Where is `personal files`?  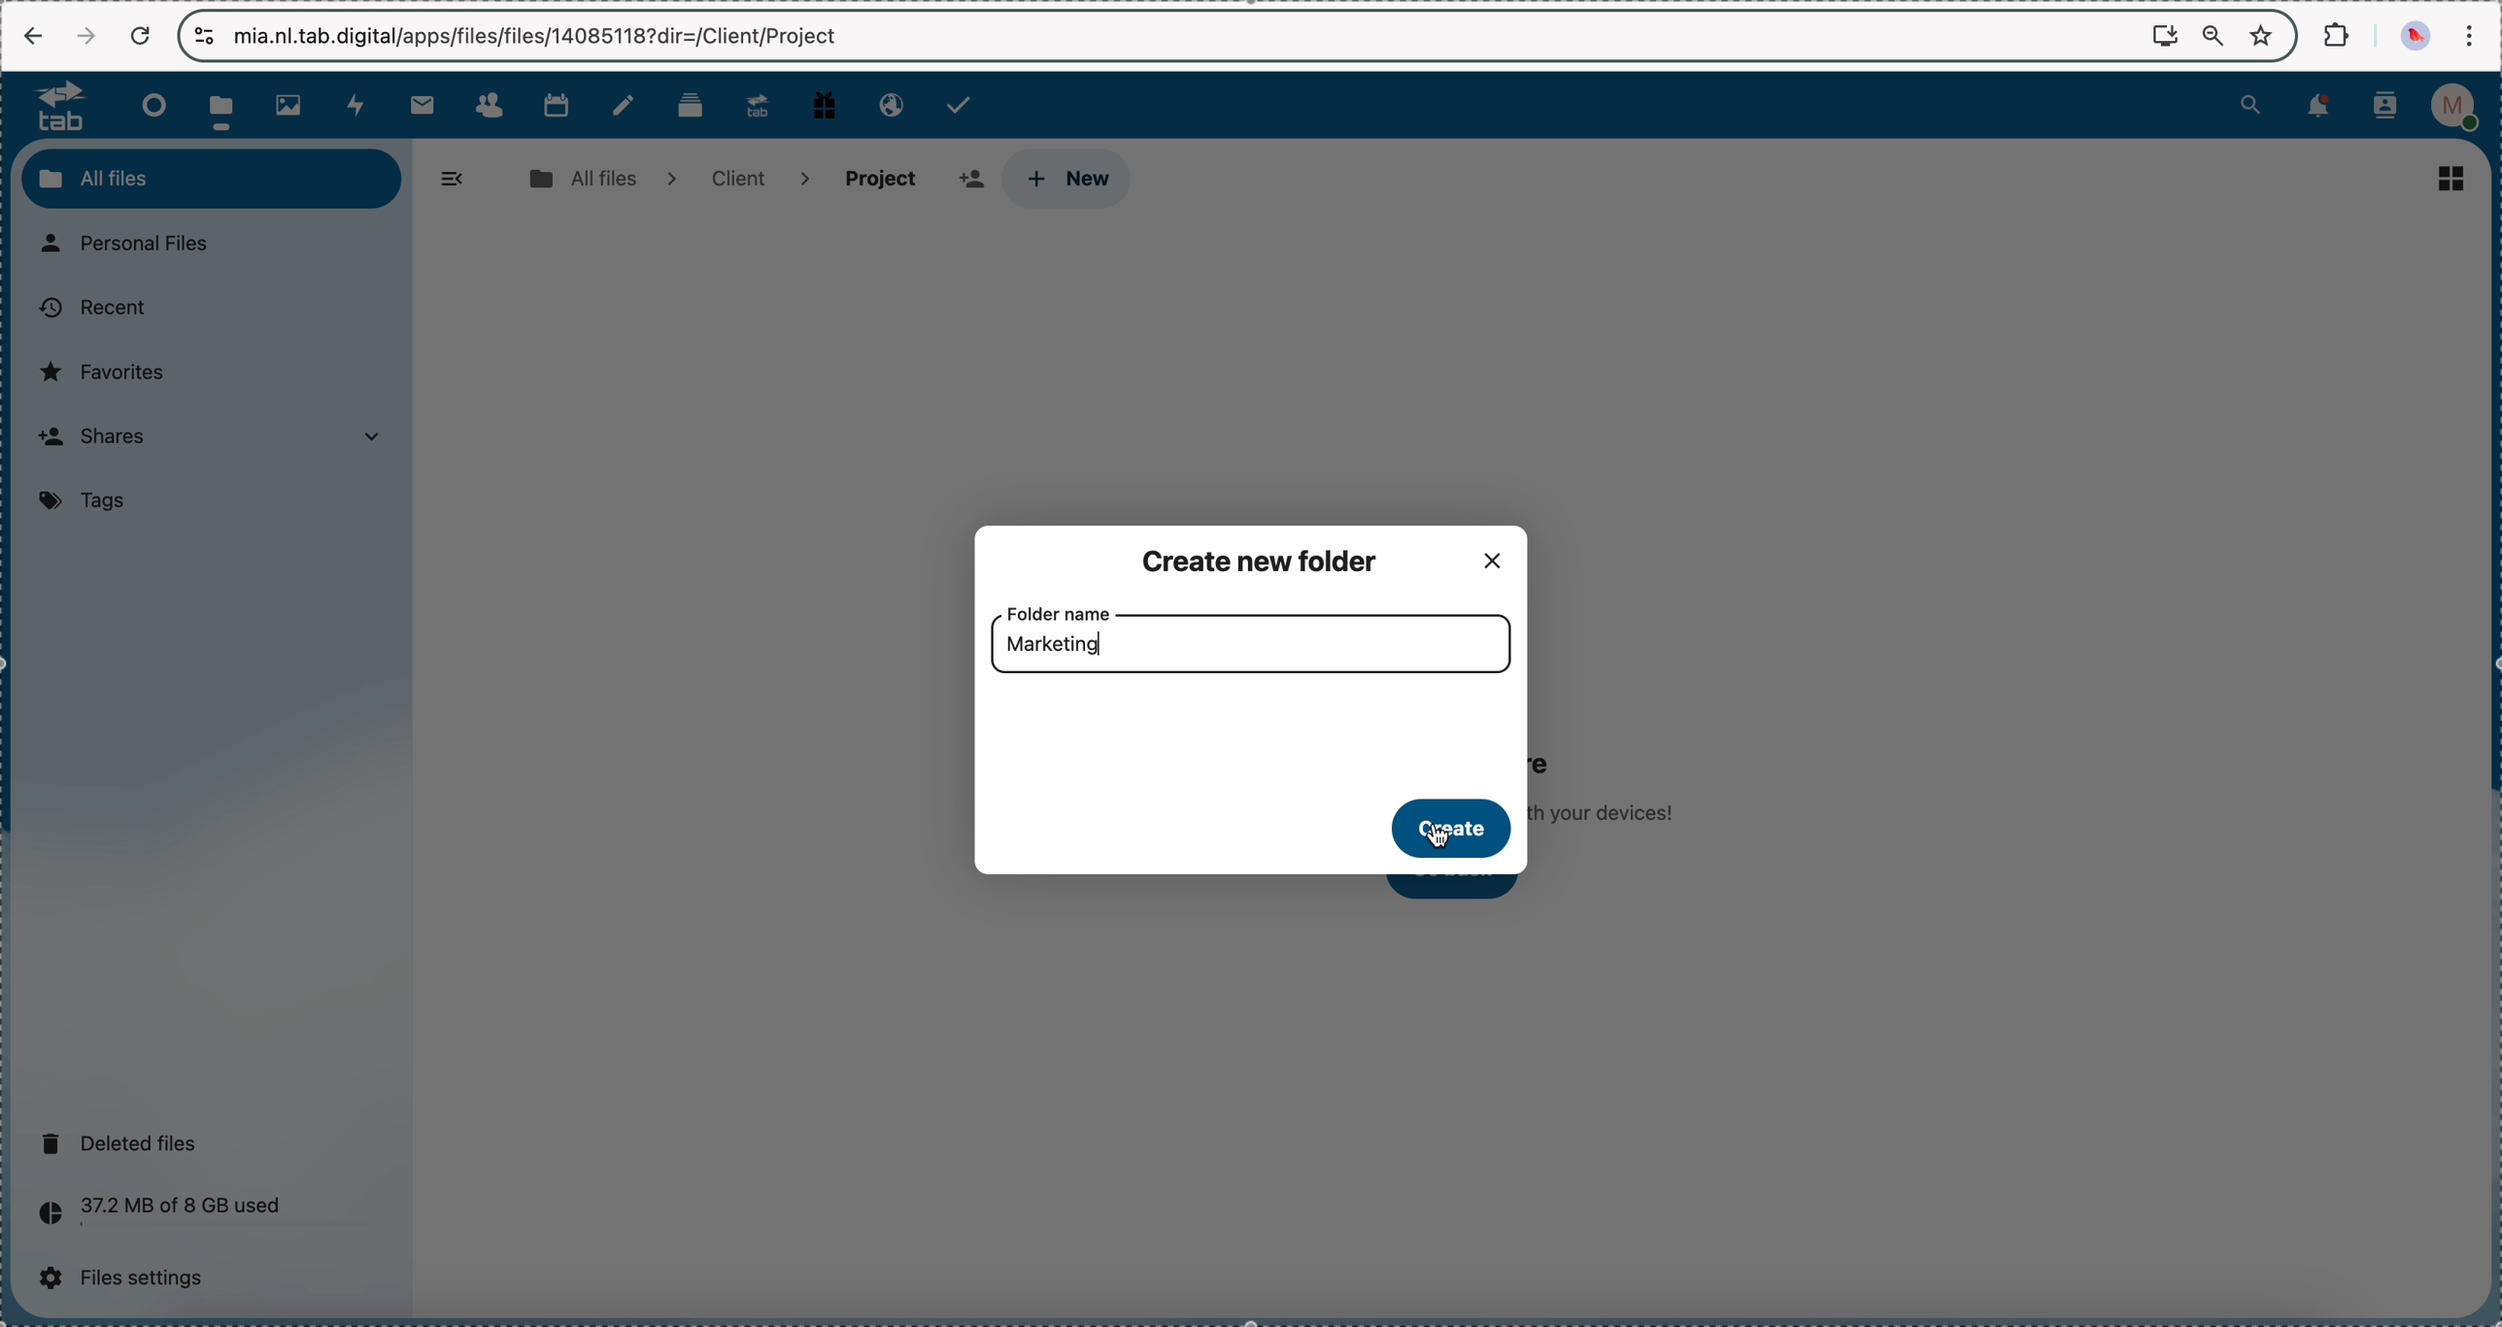
personal files is located at coordinates (135, 245).